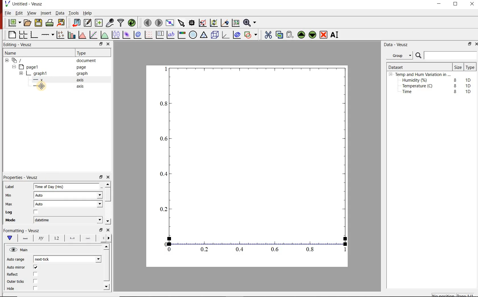  Describe the element at coordinates (127, 35) in the screenshot. I see `plot a 2d dataset as an image` at that location.